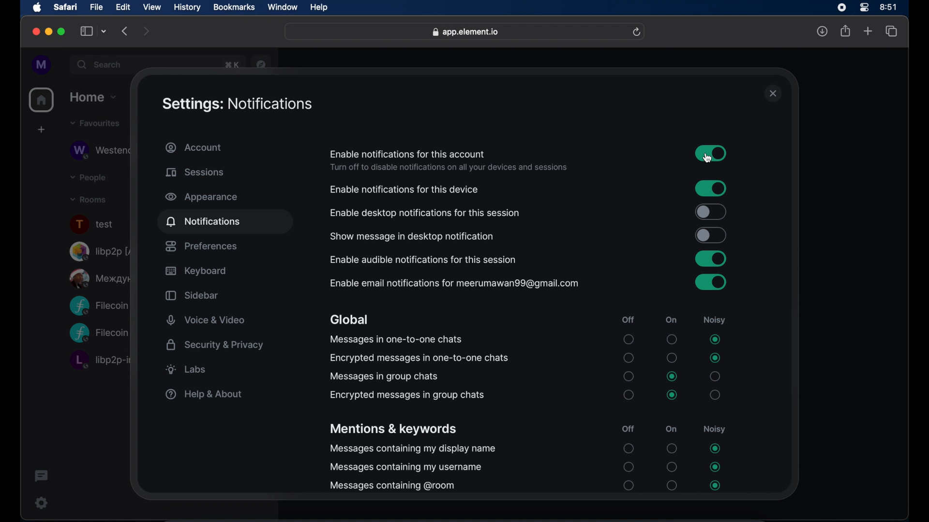  Describe the element at coordinates (94, 124) in the screenshot. I see `favorites drop down` at that location.